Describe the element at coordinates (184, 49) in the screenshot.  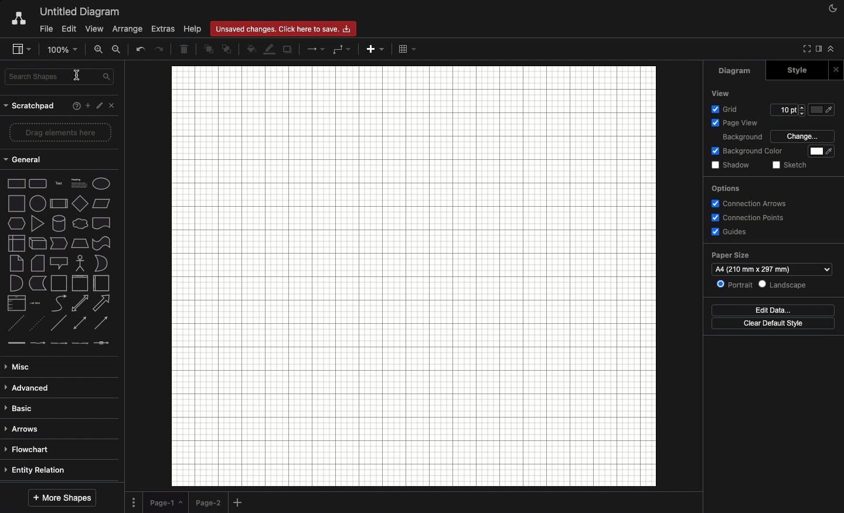
I see `Delete` at that location.